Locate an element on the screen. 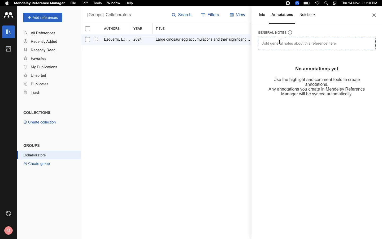 The height and width of the screenshot is (239, 382). notebook is located at coordinates (8, 49).